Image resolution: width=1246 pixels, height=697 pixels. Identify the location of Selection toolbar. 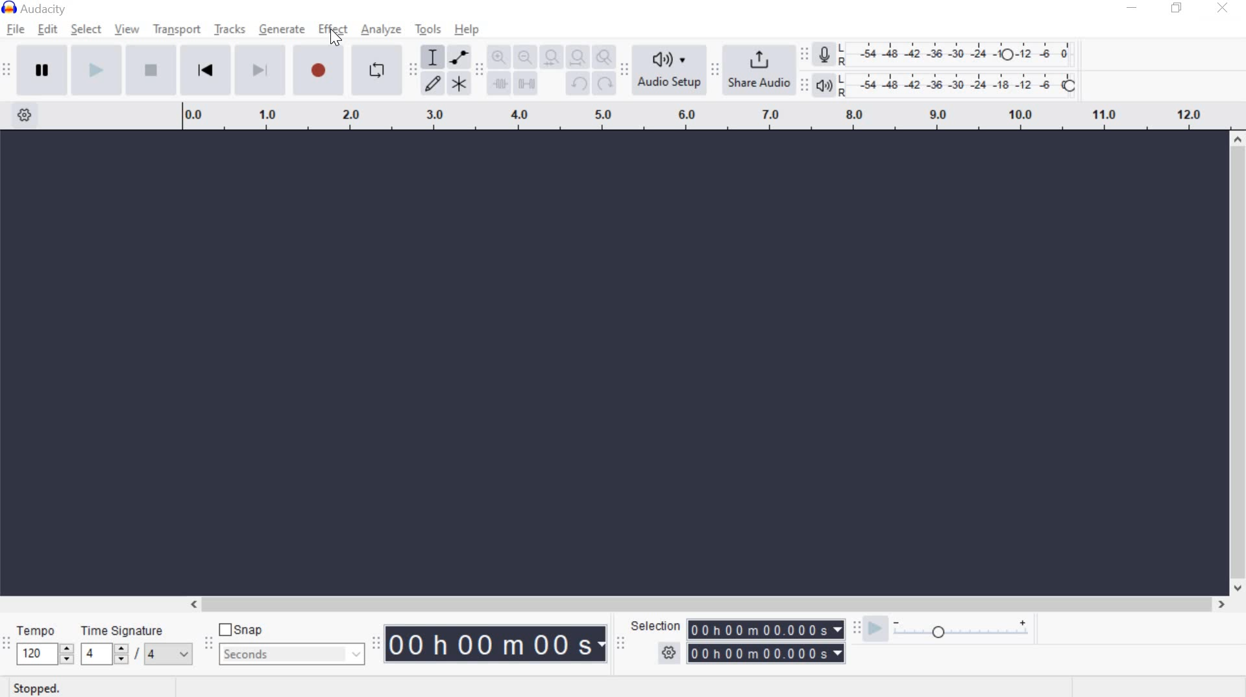
(622, 642).